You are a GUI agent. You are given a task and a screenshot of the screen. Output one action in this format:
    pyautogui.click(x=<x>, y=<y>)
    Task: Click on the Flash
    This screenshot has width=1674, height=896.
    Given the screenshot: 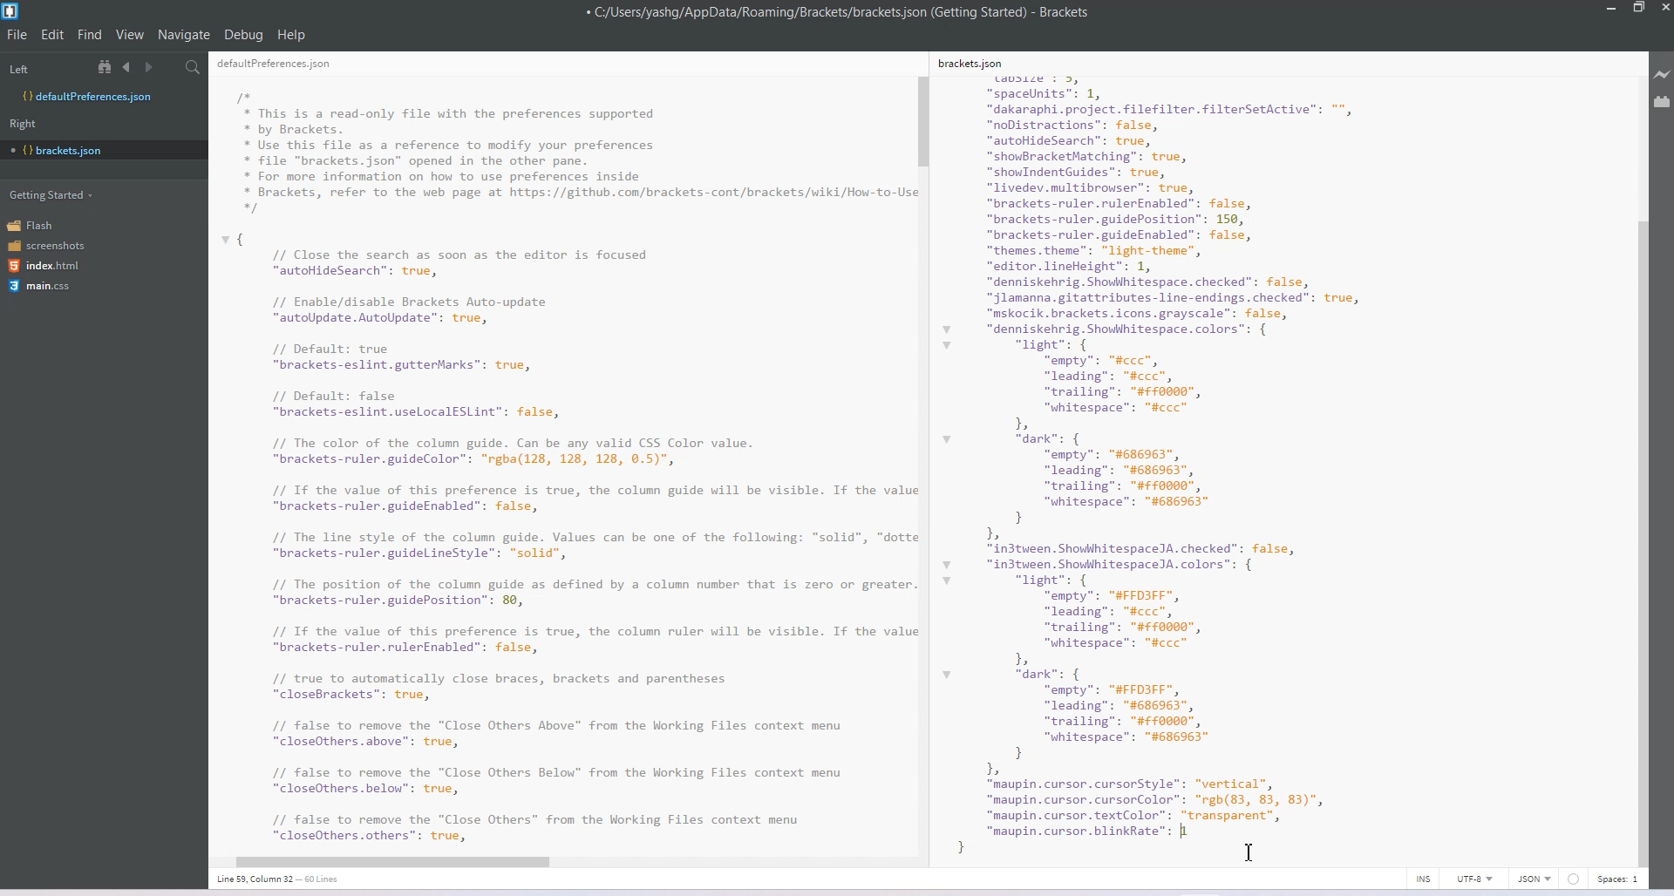 What is the action you would take?
    pyautogui.click(x=37, y=225)
    